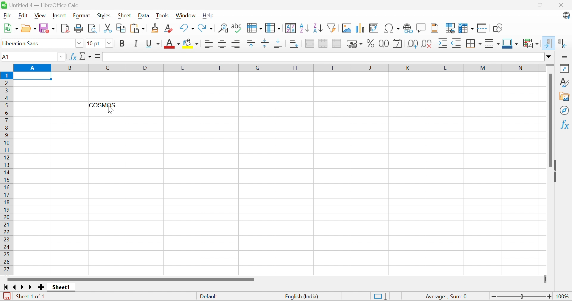  I want to click on Merge Cells, so click(323, 44).